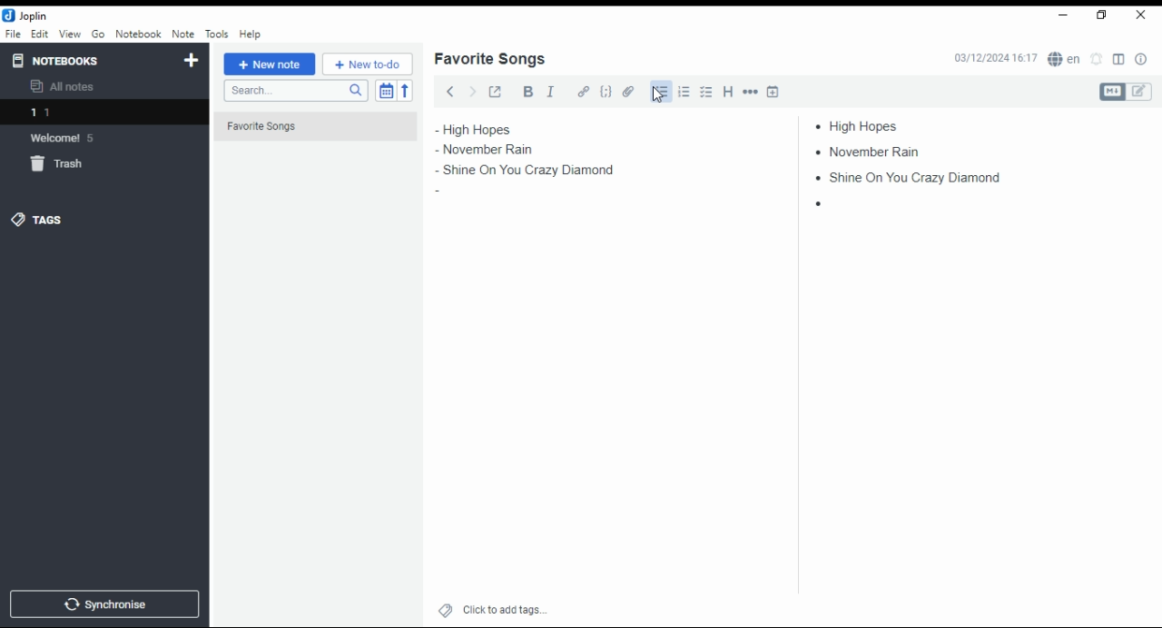 Image resolution: width=1162 pixels, height=628 pixels. What do you see at coordinates (250, 34) in the screenshot?
I see `help` at bounding box center [250, 34].